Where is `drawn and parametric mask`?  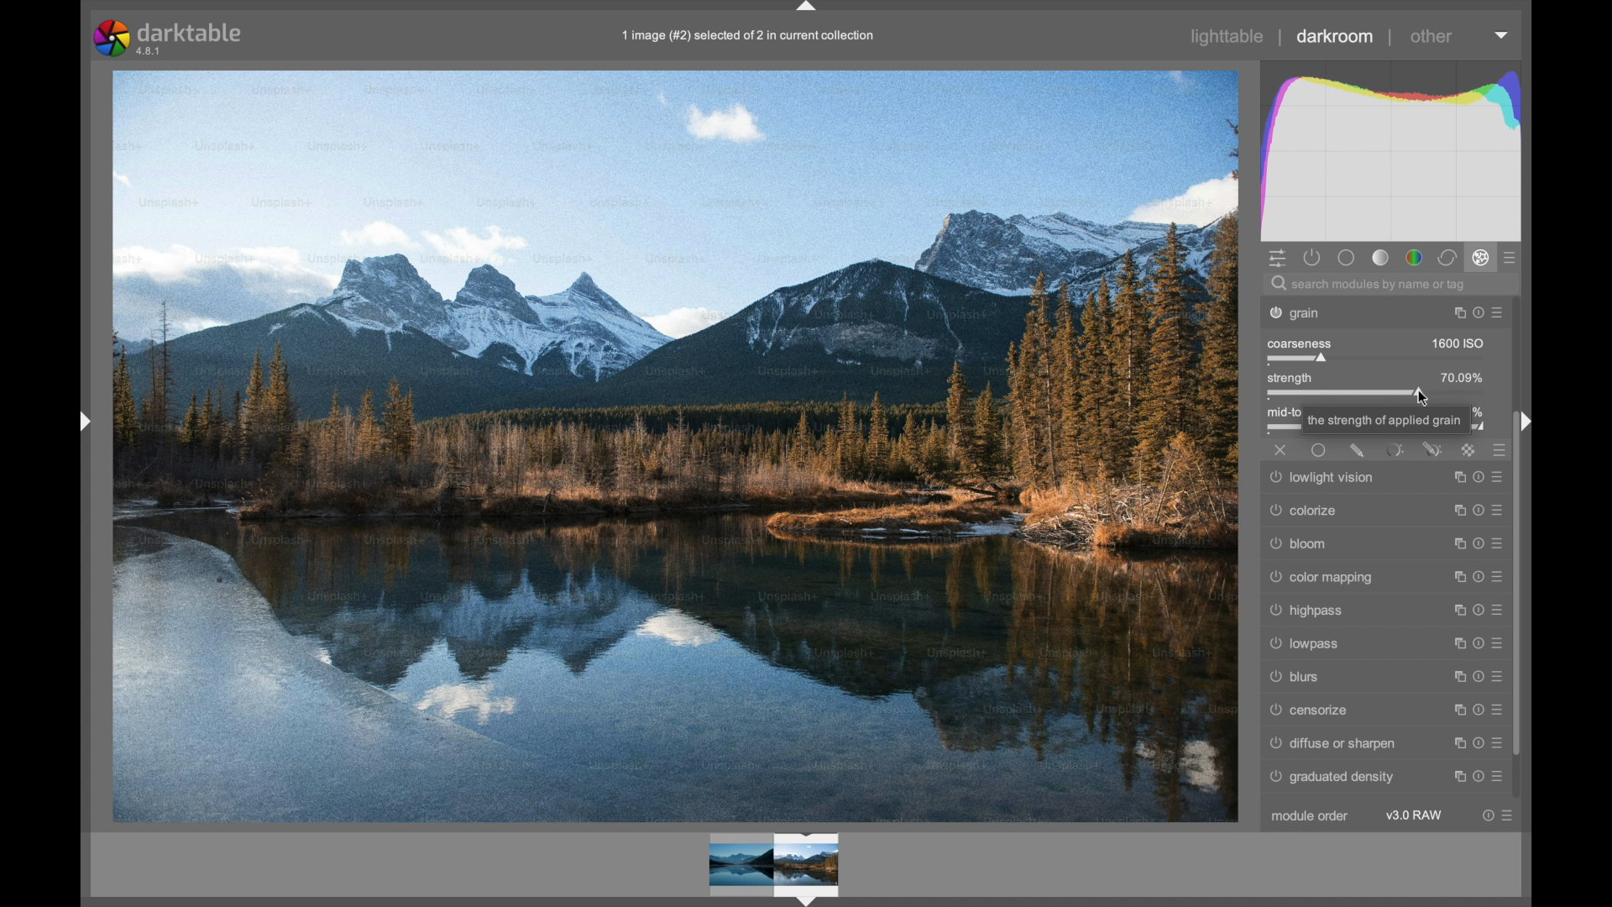
drawn and parametric mask is located at coordinates (1434, 448).